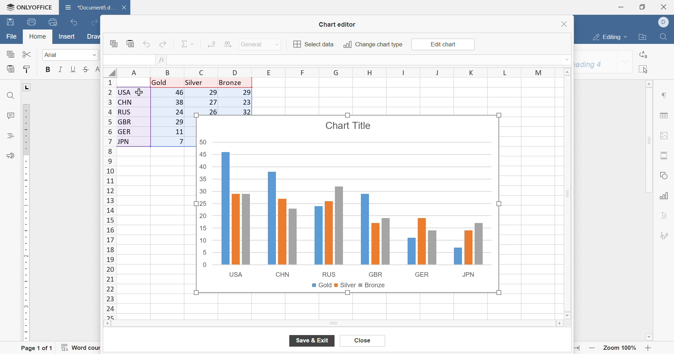 The image size is (674, 354). I want to click on word count, so click(84, 348).